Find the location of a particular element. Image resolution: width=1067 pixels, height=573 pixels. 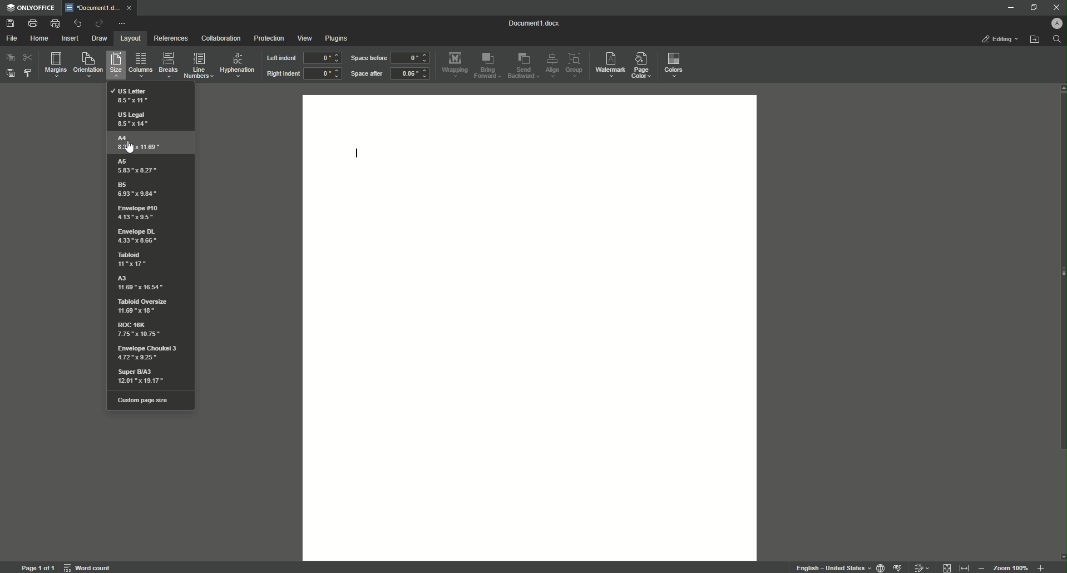

Copy is located at coordinates (9, 57).